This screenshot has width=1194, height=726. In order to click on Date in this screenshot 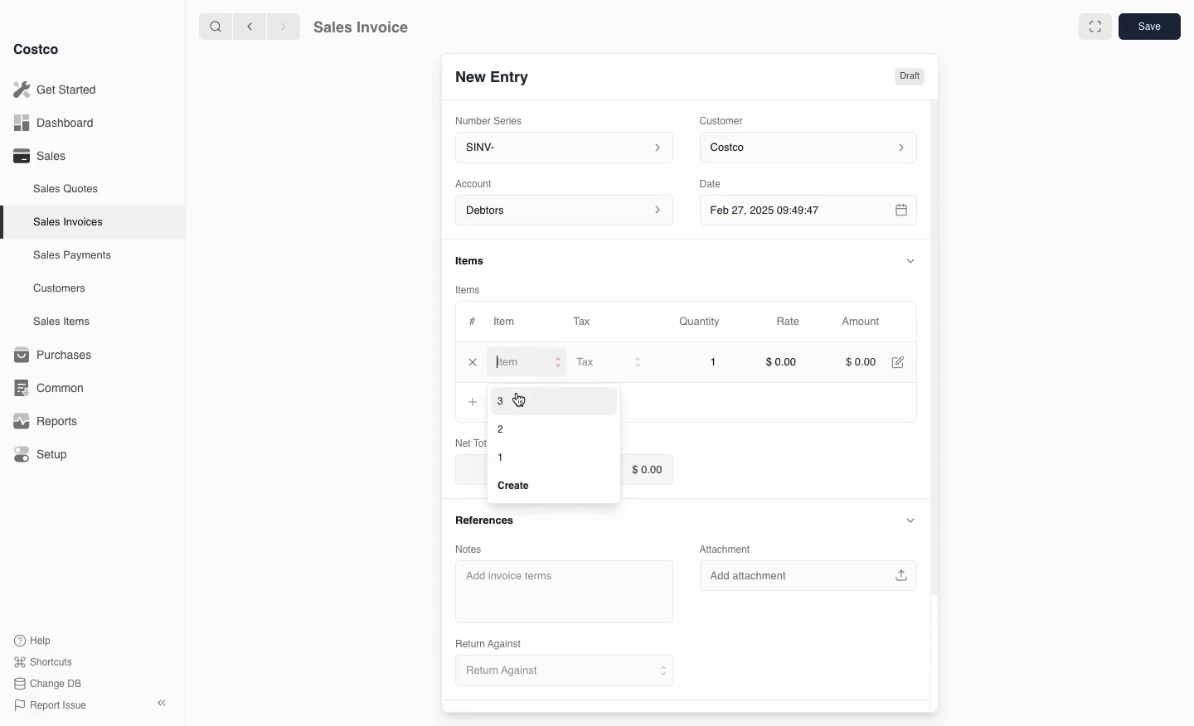, I will do `click(724, 181)`.